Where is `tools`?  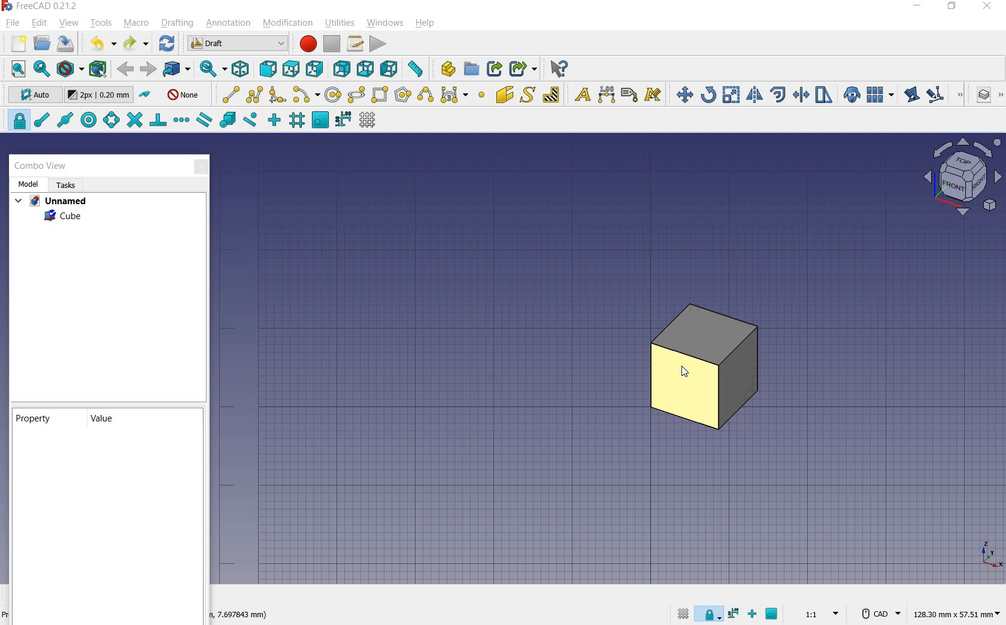 tools is located at coordinates (102, 24).